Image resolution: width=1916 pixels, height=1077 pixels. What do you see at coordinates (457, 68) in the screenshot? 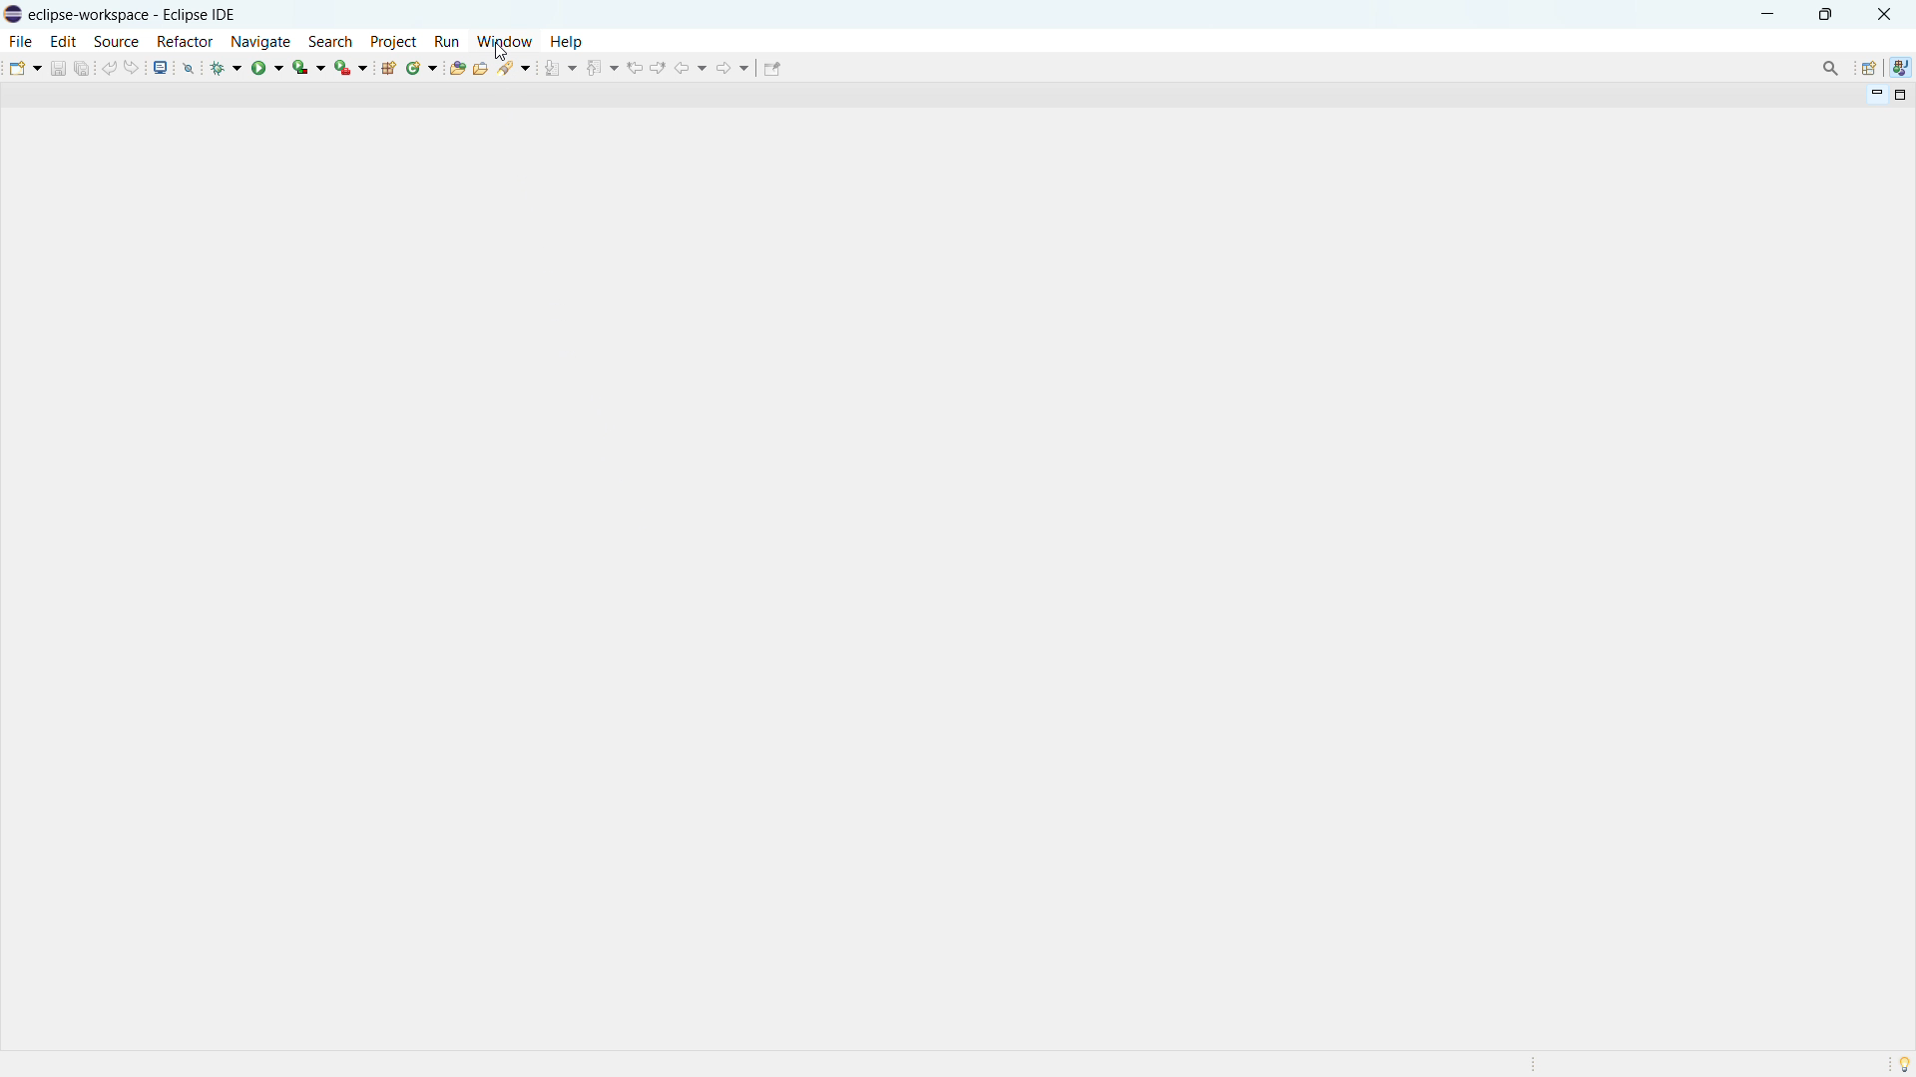
I see `open type` at bounding box center [457, 68].